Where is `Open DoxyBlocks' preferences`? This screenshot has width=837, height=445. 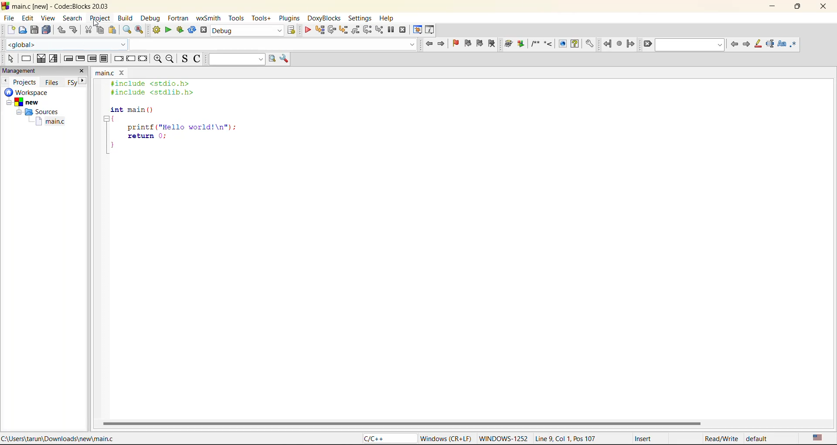 Open DoxyBlocks' preferences is located at coordinates (589, 44).